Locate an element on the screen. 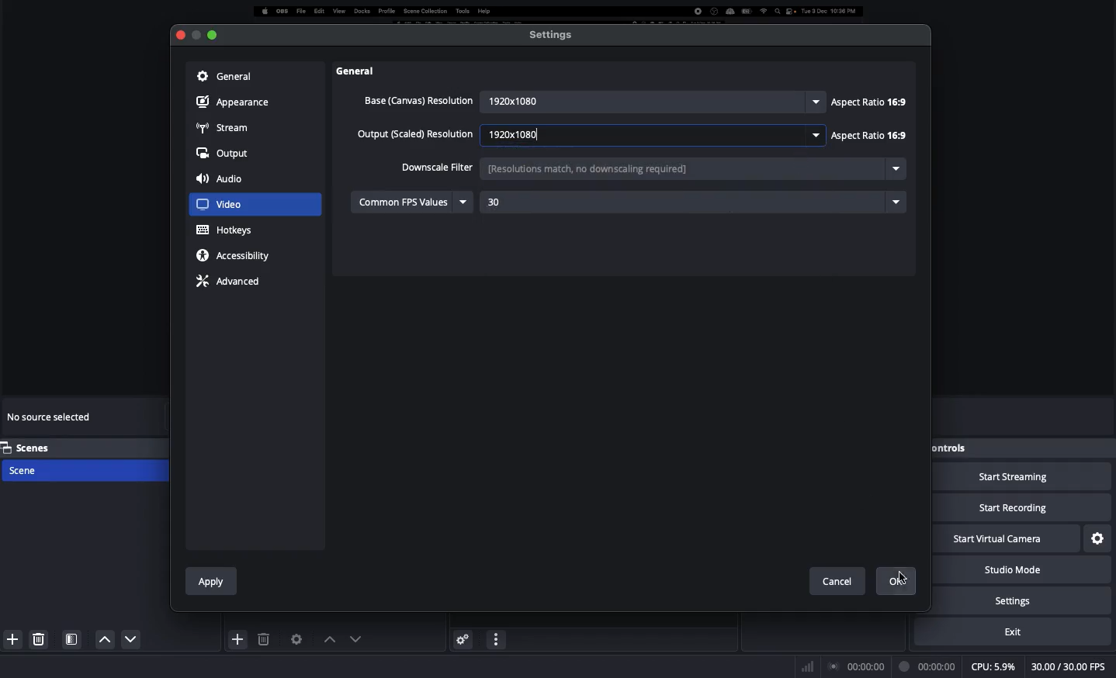  Dimensions is located at coordinates (650, 134).